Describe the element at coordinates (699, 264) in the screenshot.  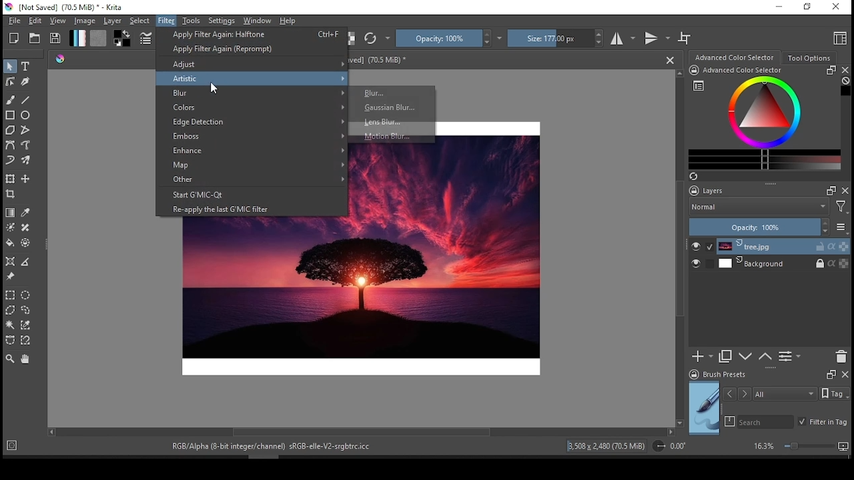
I see `layer visibility on/off` at that location.